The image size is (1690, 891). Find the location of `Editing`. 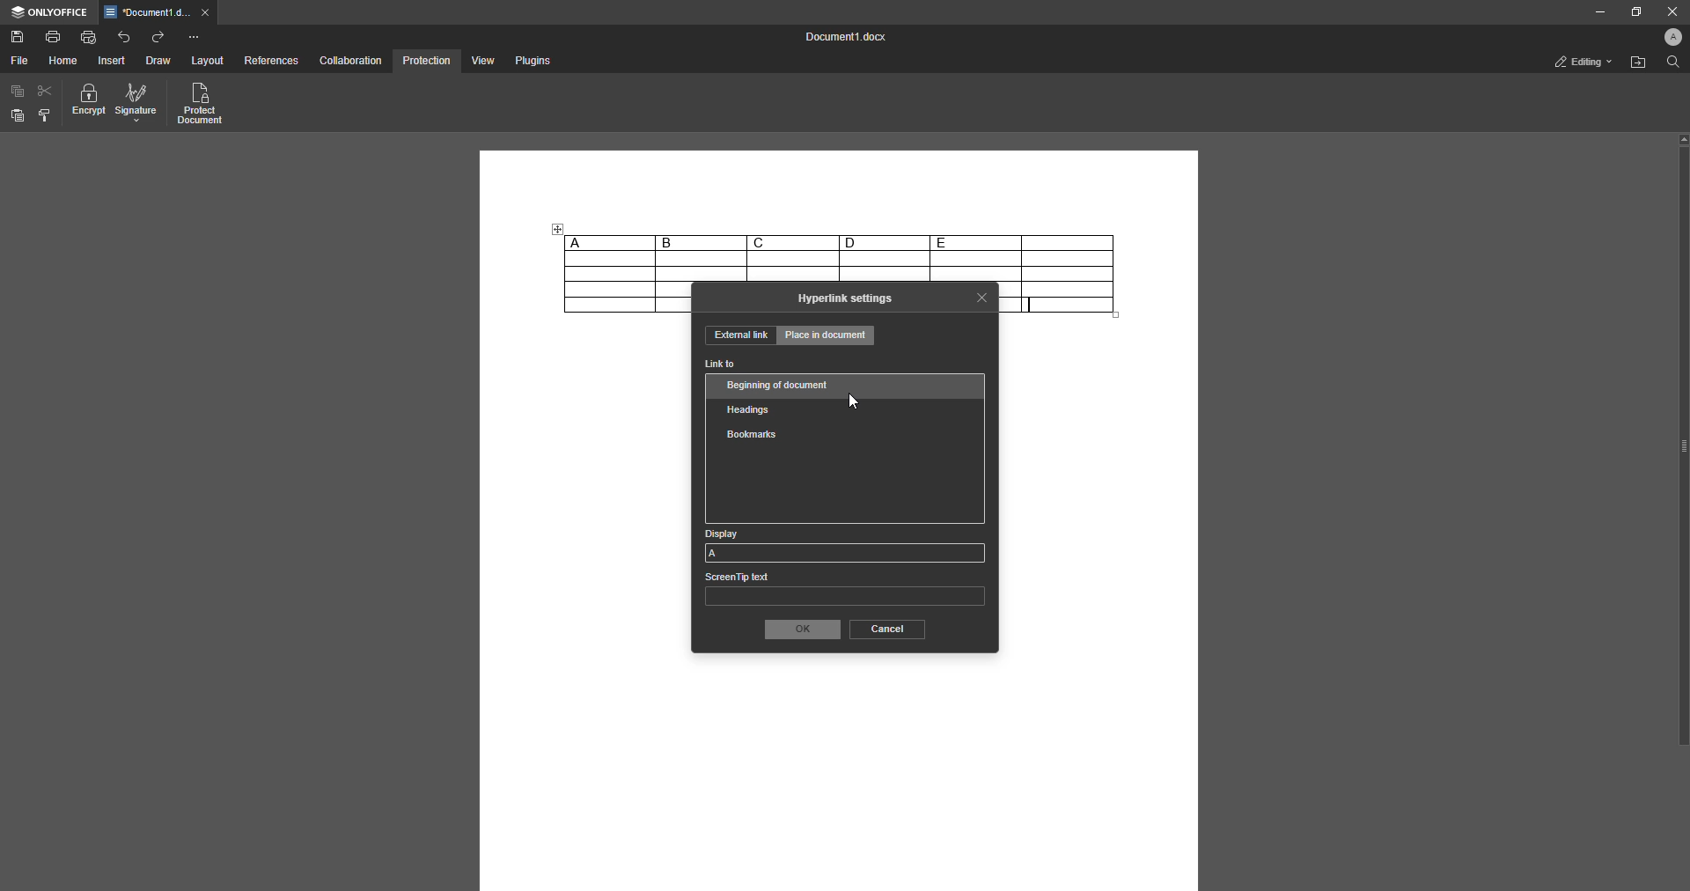

Editing is located at coordinates (1578, 62).